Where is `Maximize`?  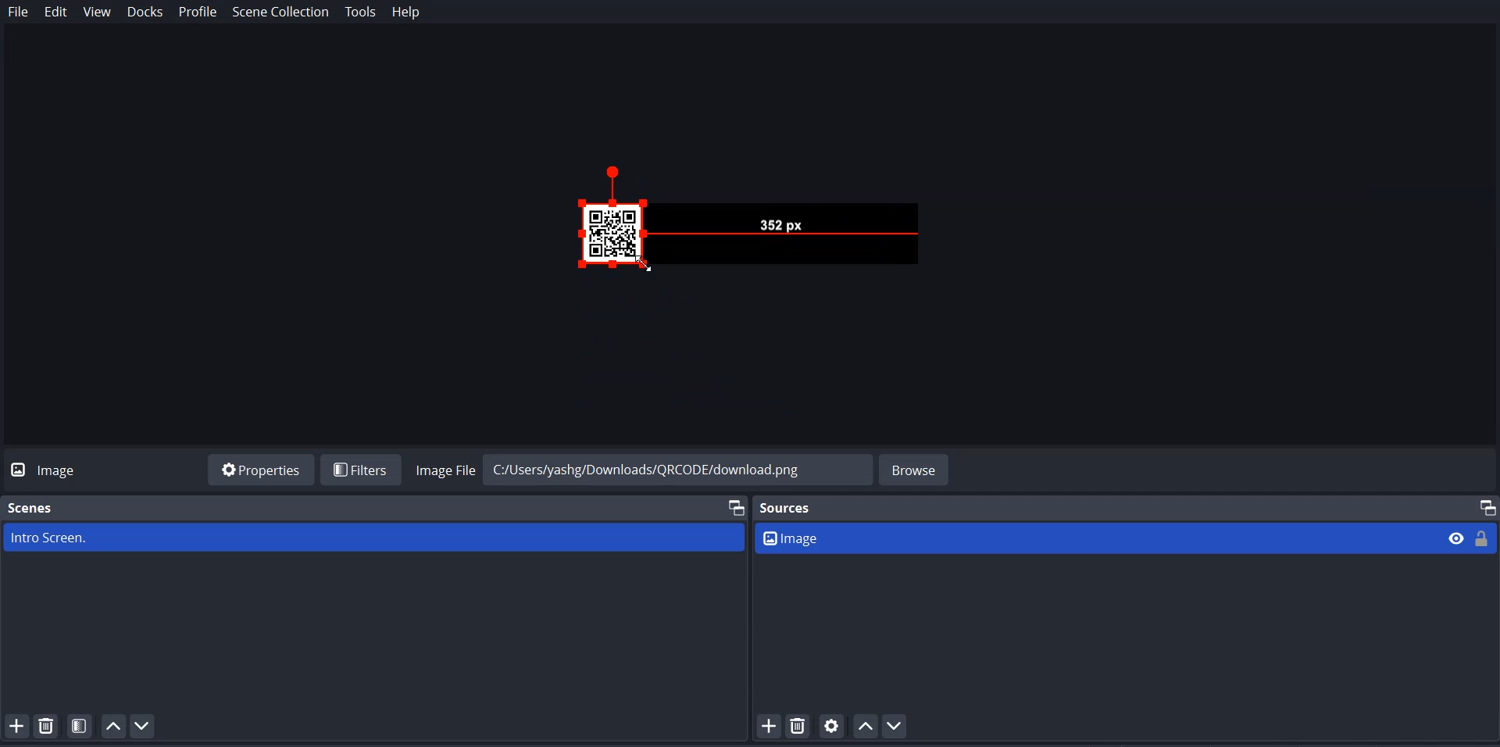 Maximize is located at coordinates (1487, 506).